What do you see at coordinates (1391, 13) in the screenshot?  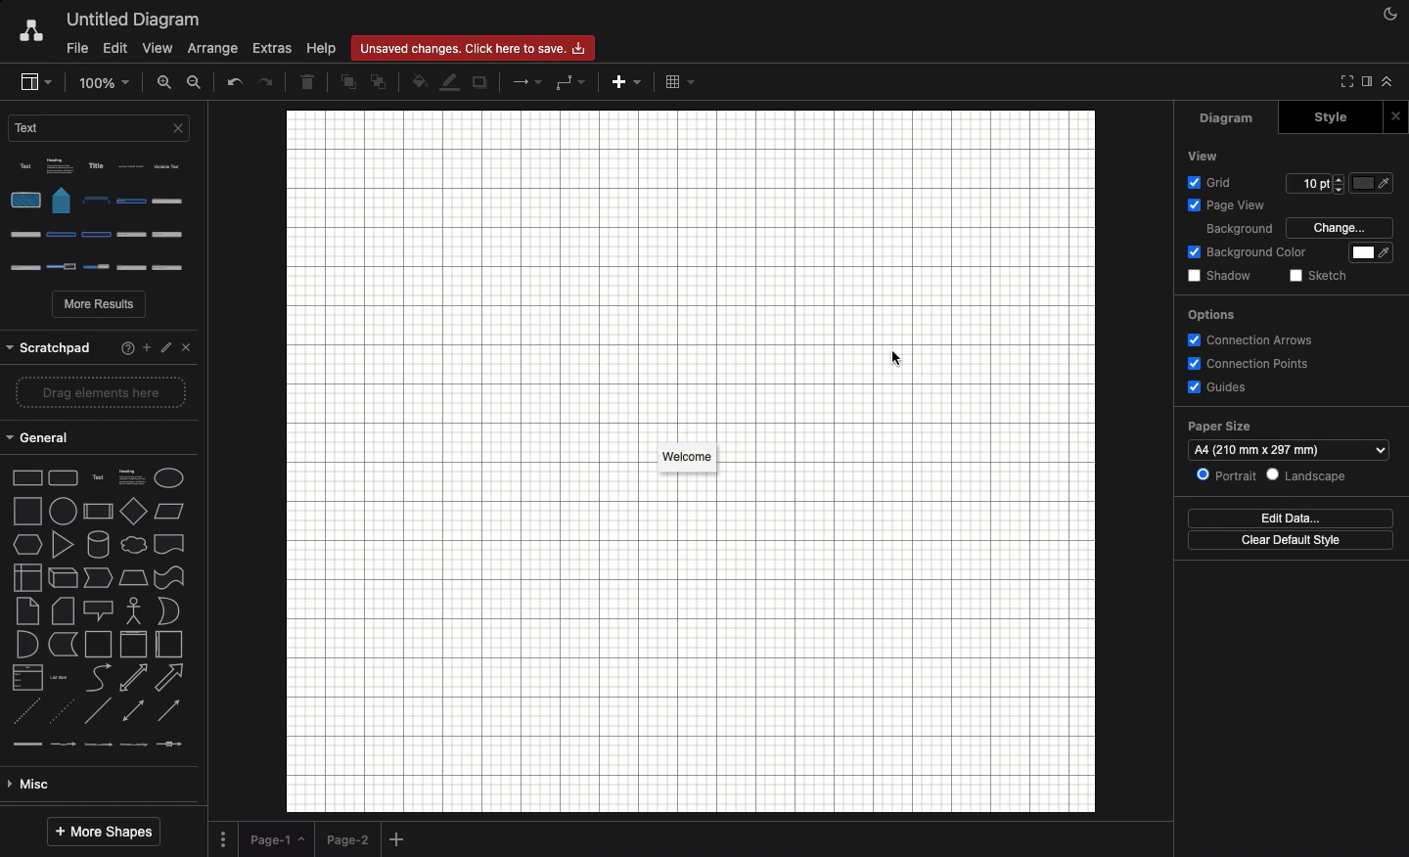 I see `Night ` at bounding box center [1391, 13].